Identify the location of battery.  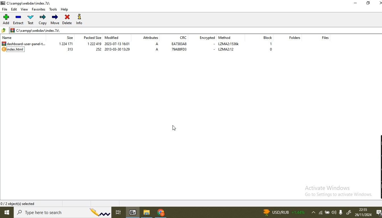
(327, 213).